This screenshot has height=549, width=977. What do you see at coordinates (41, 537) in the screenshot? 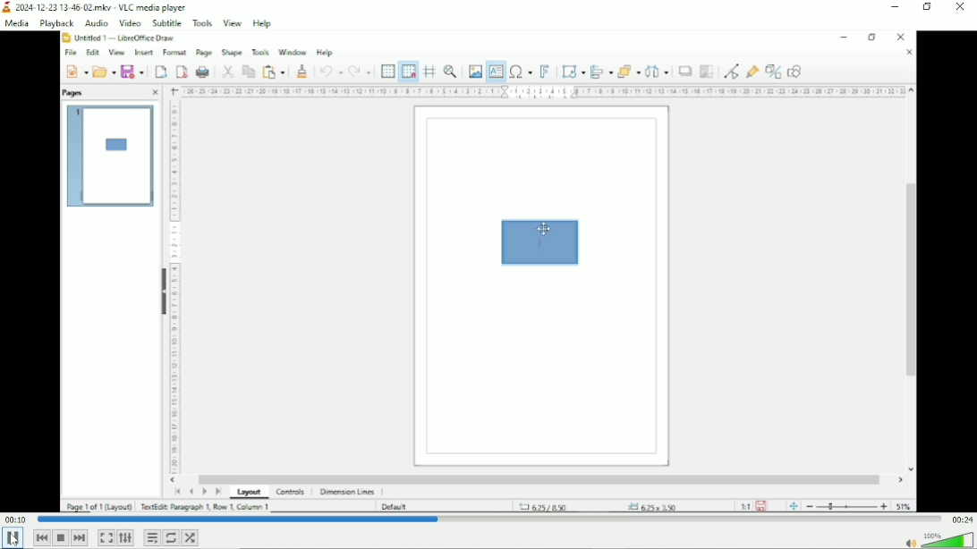
I see `previous` at bounding box center [41, 537].